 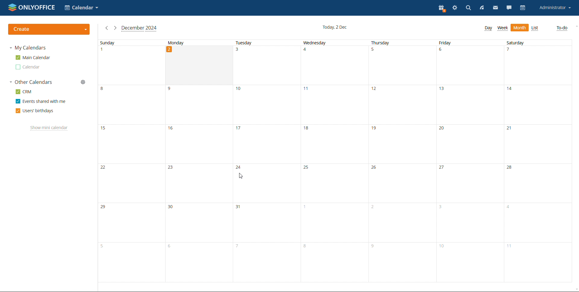 I want to click on 2, so click(x=169, y=49).